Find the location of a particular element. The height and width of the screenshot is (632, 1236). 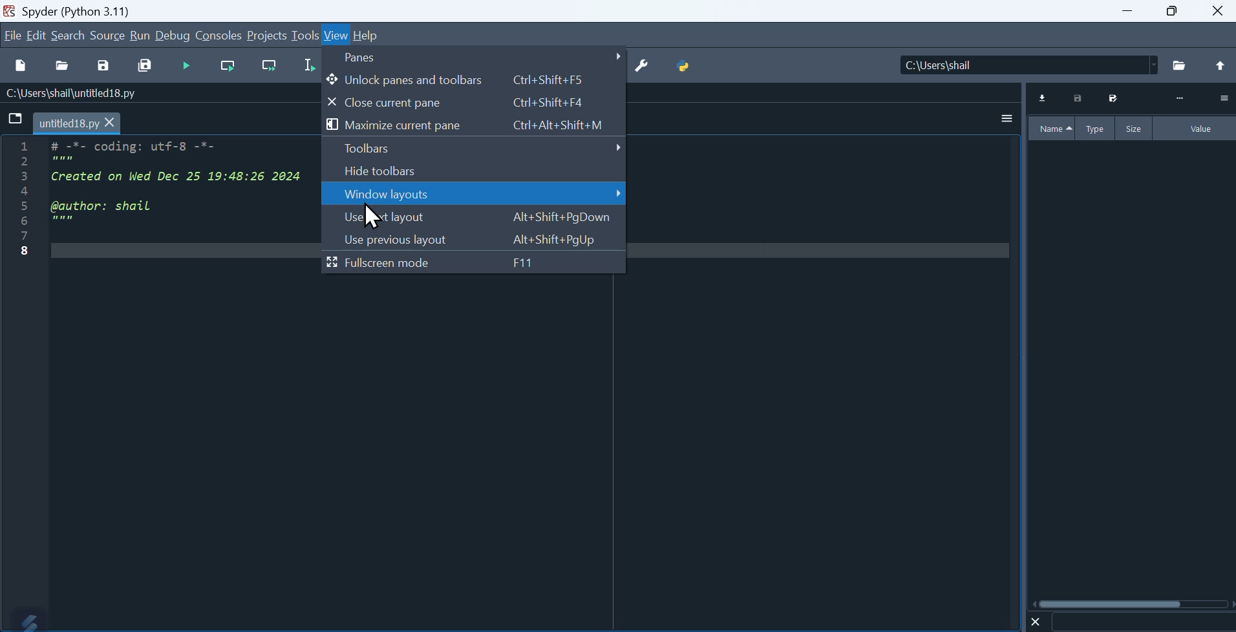

Spyder (Python 3.11) is located at coordinates (87, 10).